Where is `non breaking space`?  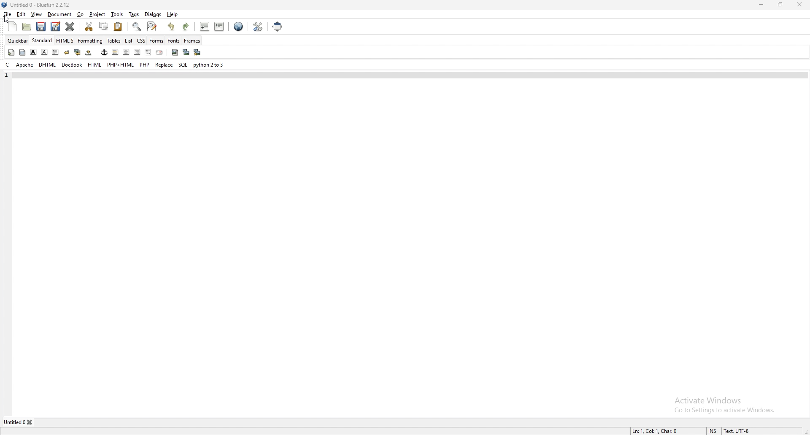 non breaking space is located at coordinates (89, 52).